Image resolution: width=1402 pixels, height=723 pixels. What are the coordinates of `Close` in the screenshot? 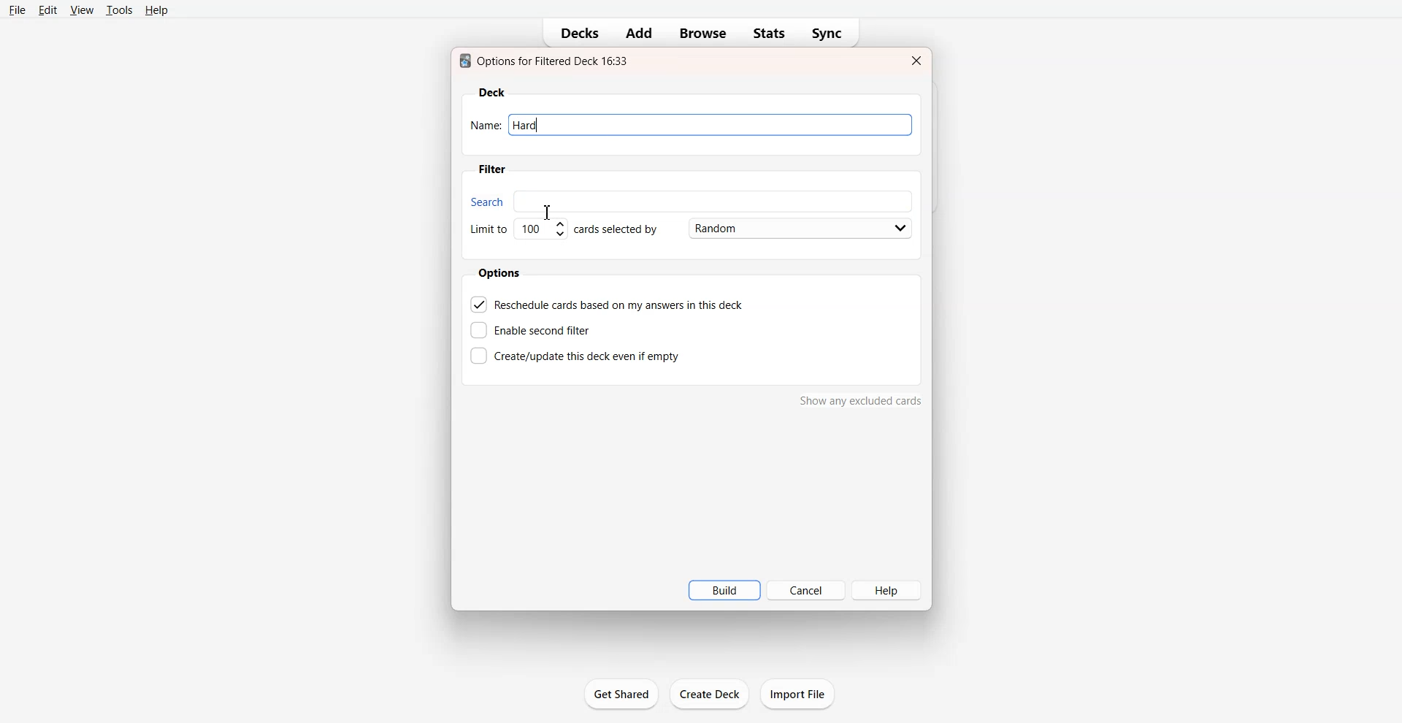 It's located at (915, 61).